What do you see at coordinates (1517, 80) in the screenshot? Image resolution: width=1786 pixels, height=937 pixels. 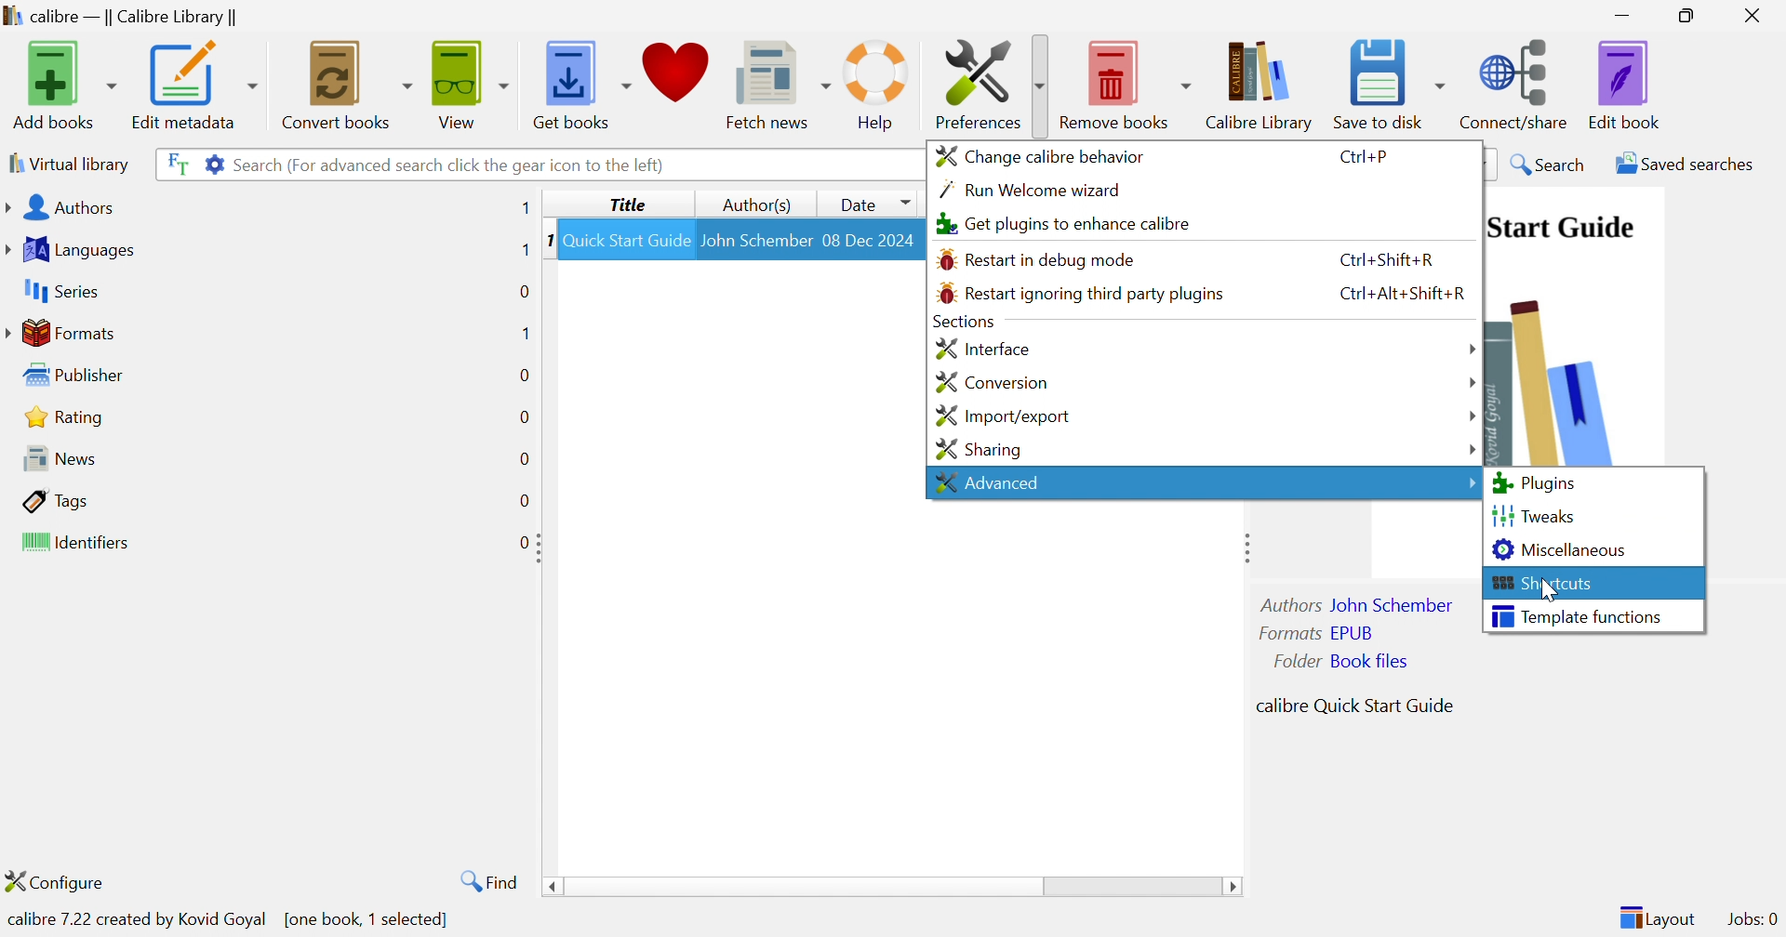 I see `Connect/share` at bounding box center [1517, 80].